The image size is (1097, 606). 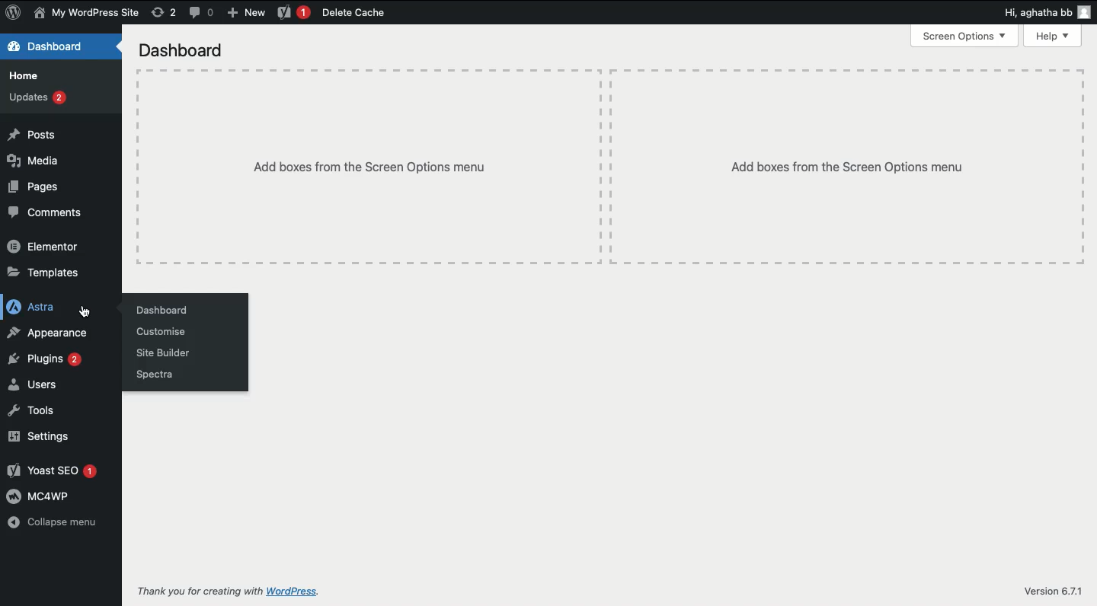 I want to click on Customize, so click(x=164, y=331).